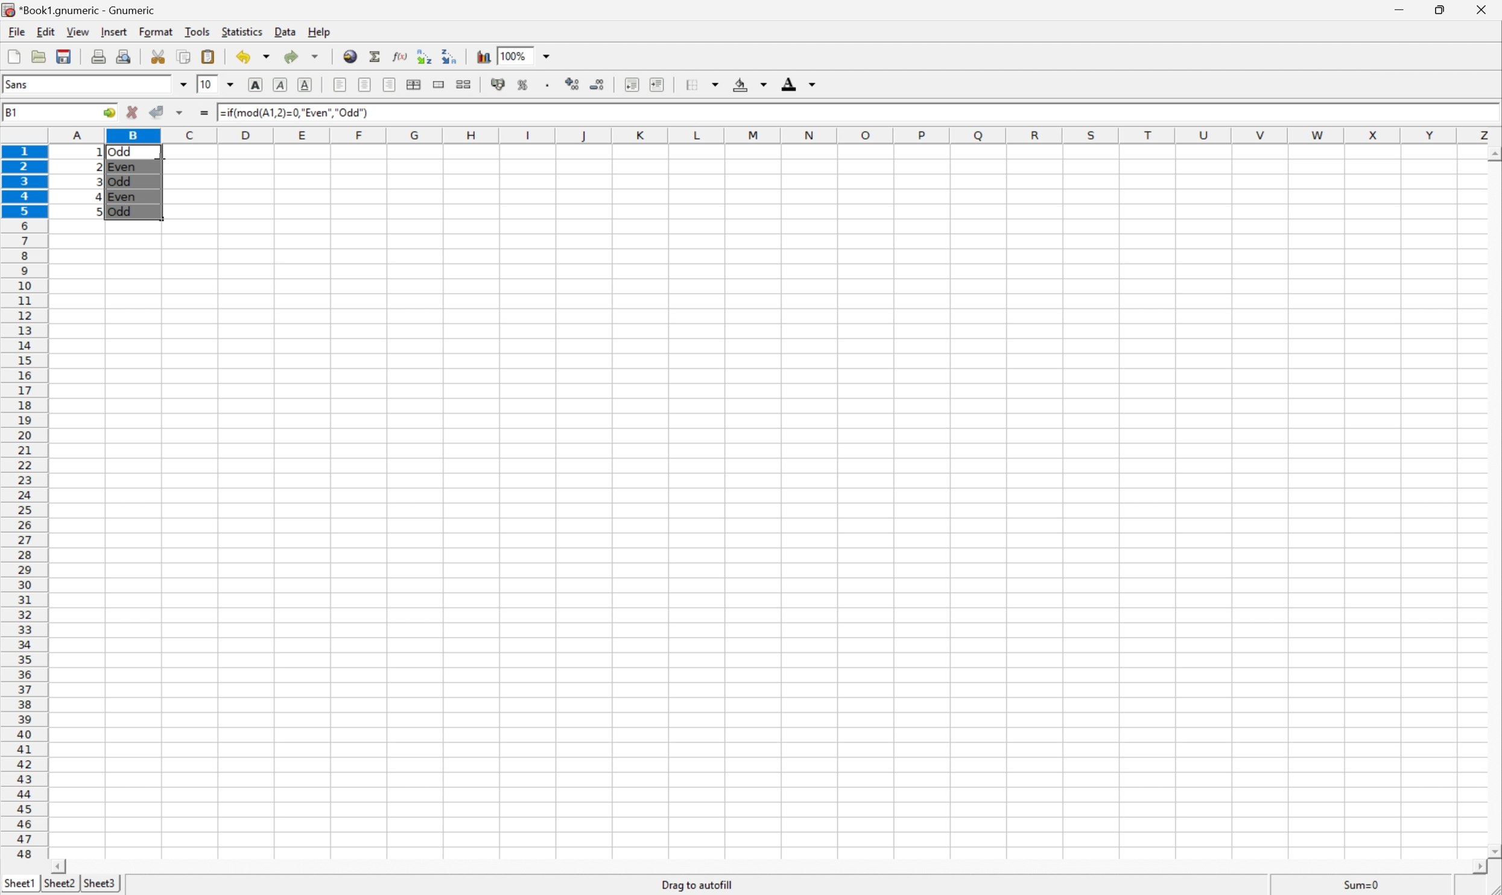 The width and height of the screenshot is (1502, 895). I want to click on Center horizontally, so click(364, 83).